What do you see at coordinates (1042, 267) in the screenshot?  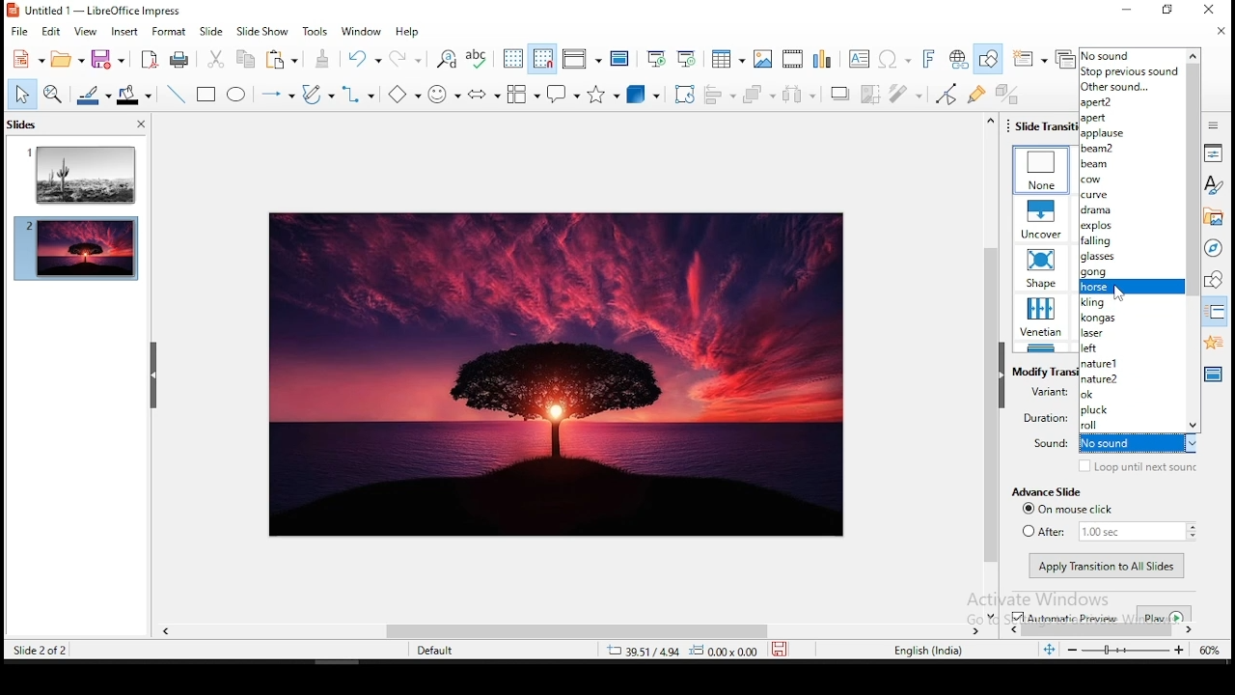 I see `transition effects` at bounding box center [1042, 267].